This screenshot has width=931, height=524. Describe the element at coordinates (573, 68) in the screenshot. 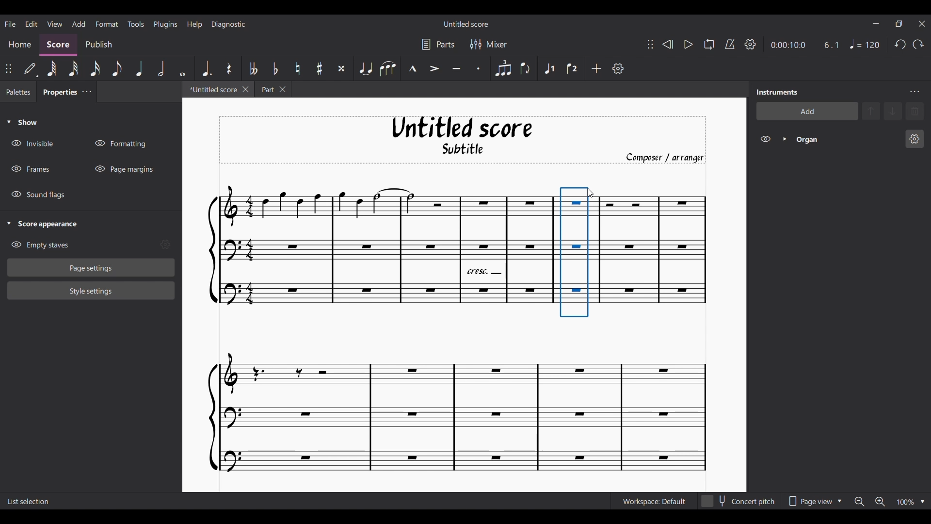

I see `Voice 2` at that location.